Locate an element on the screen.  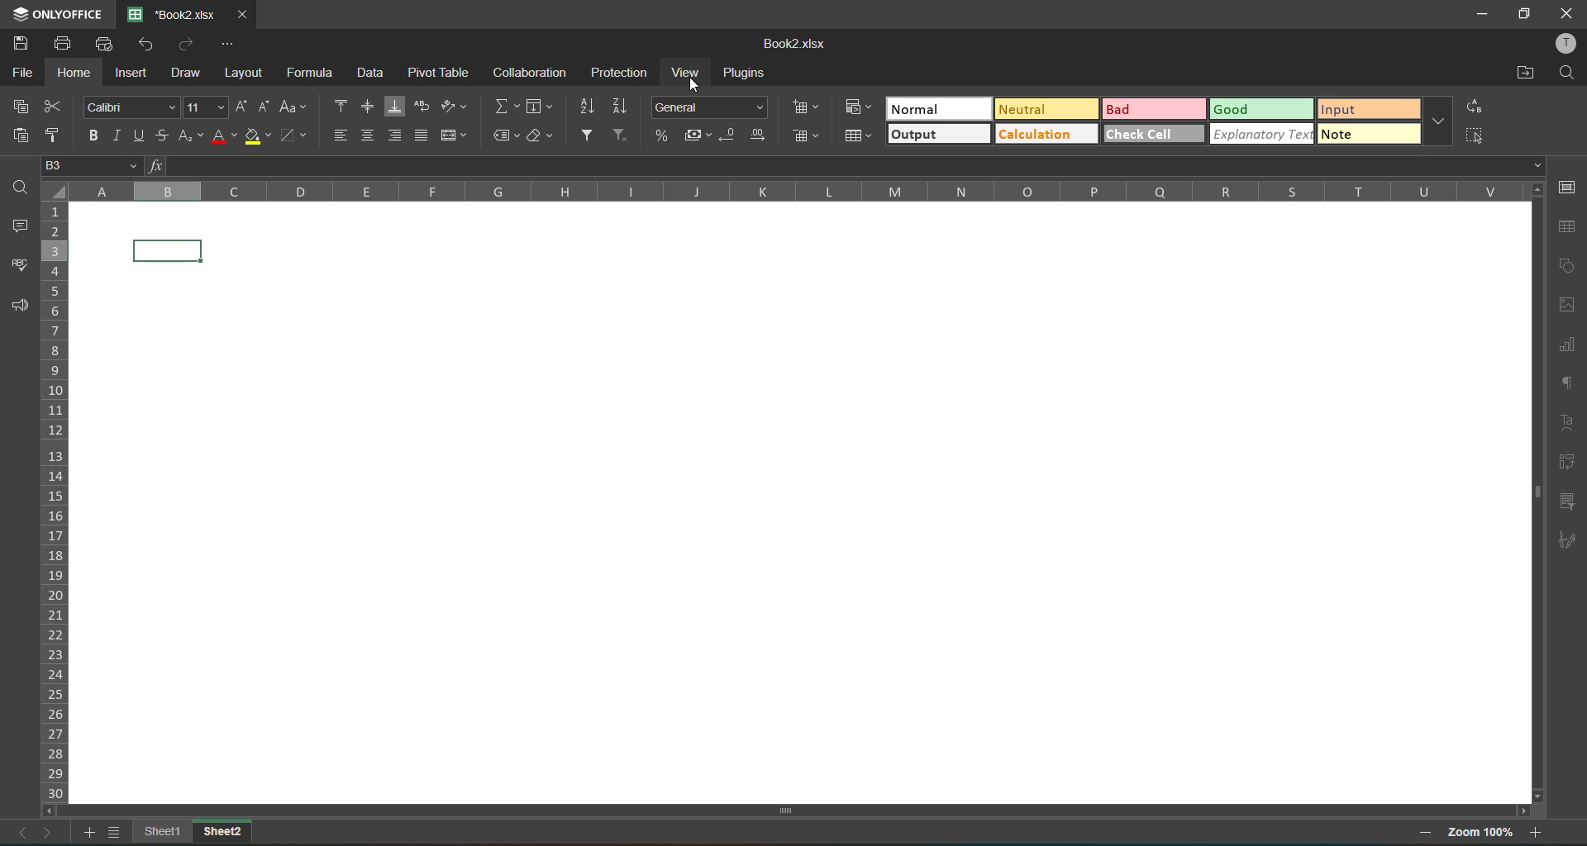
charts is located at coordinates (1566, 347).